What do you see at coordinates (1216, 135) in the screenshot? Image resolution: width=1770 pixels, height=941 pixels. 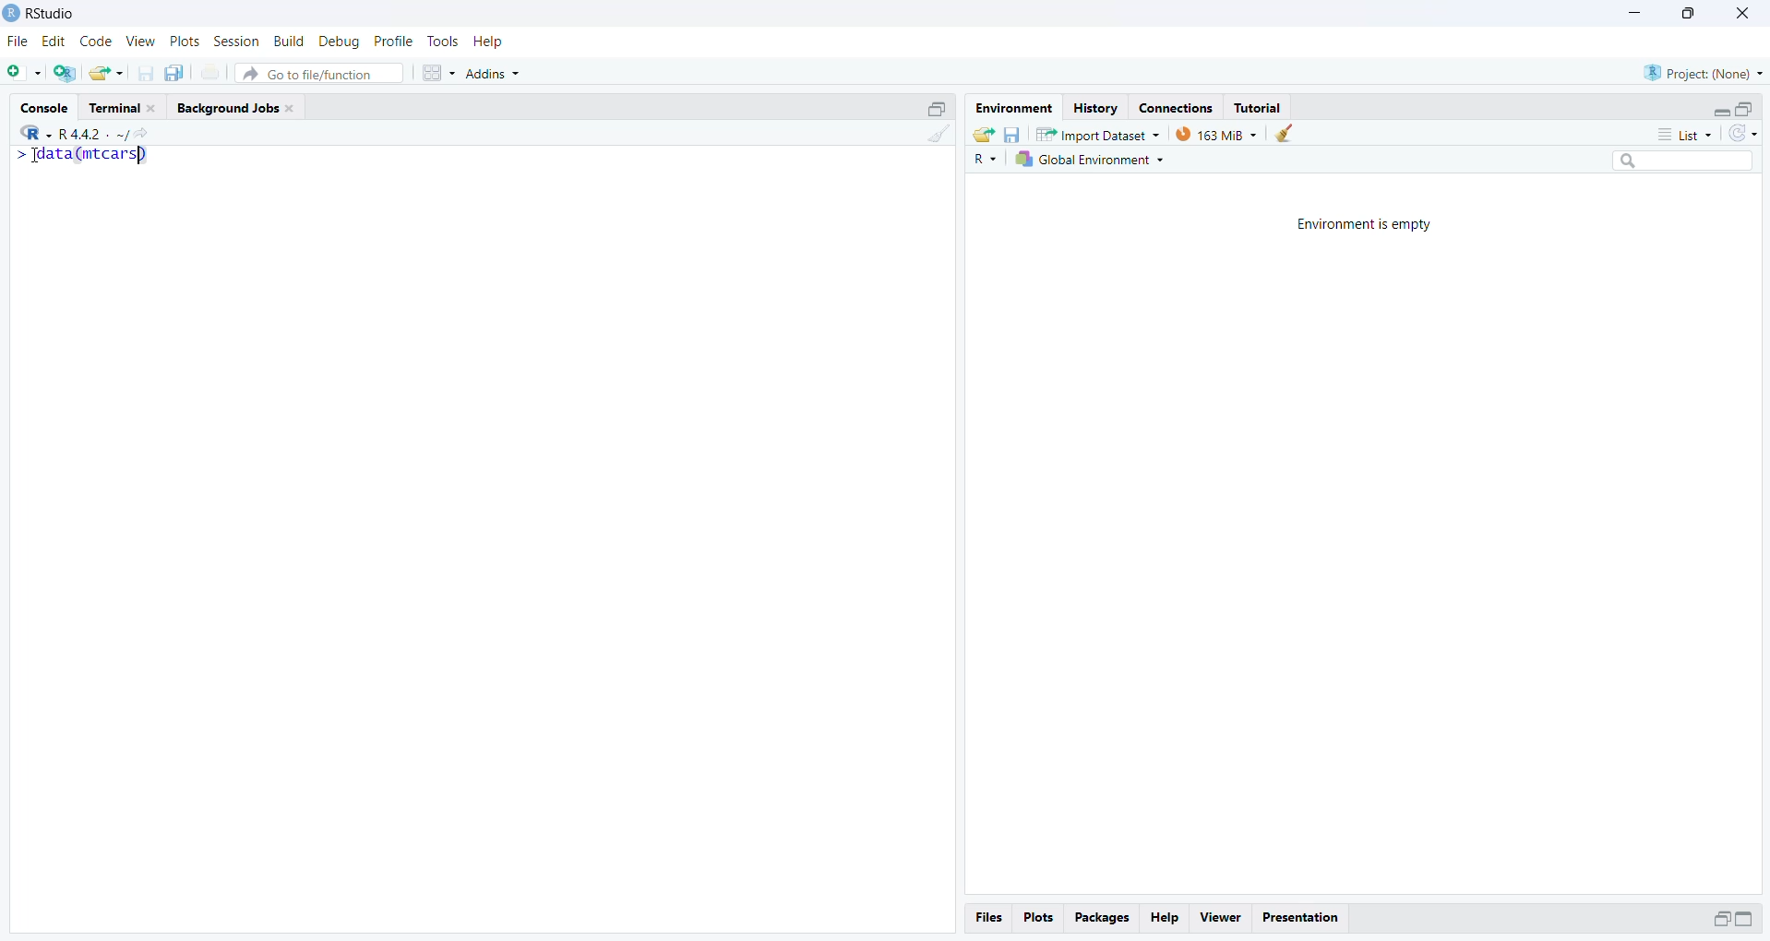 I see `163 MiB` at bounding box center [1216, 135].